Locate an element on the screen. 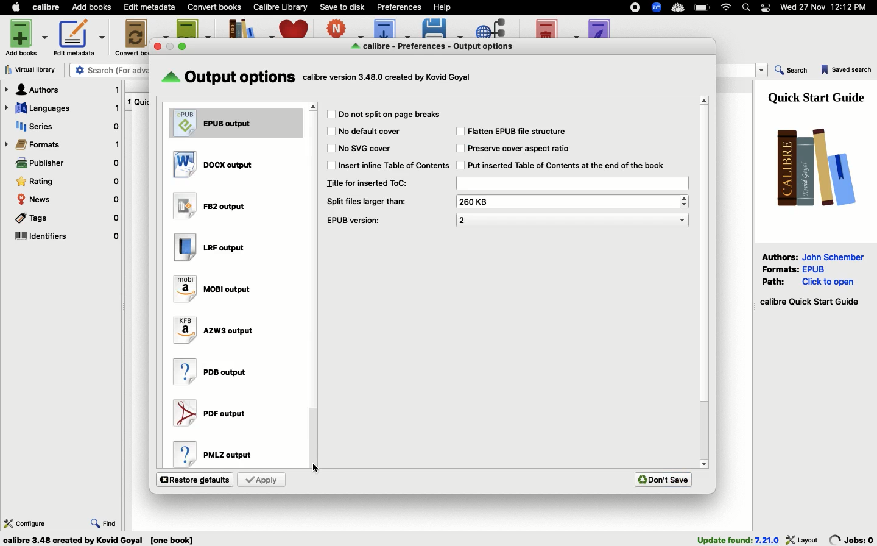 The width and height of the screenshot is (877, 546). Checkbox is located at coordinates (331, 131).